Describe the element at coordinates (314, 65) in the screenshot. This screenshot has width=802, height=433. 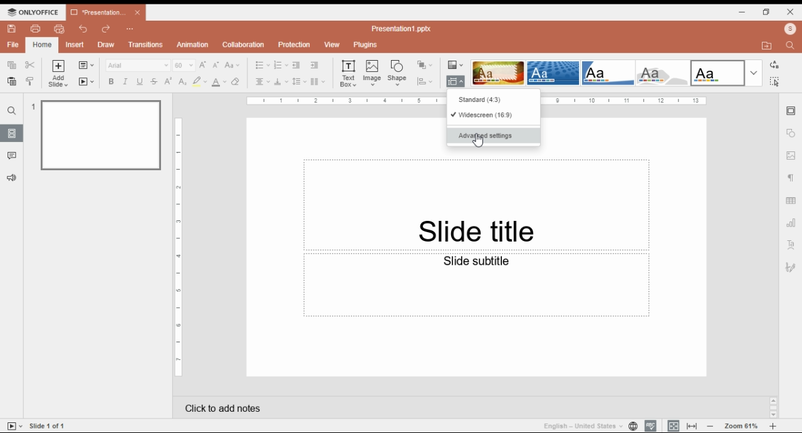
I see `increase indent` at that location.